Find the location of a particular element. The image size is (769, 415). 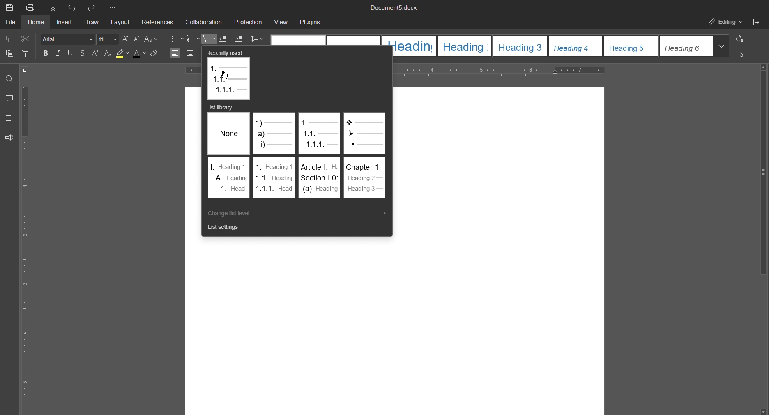

List settings is located at coordinates (224, 229).